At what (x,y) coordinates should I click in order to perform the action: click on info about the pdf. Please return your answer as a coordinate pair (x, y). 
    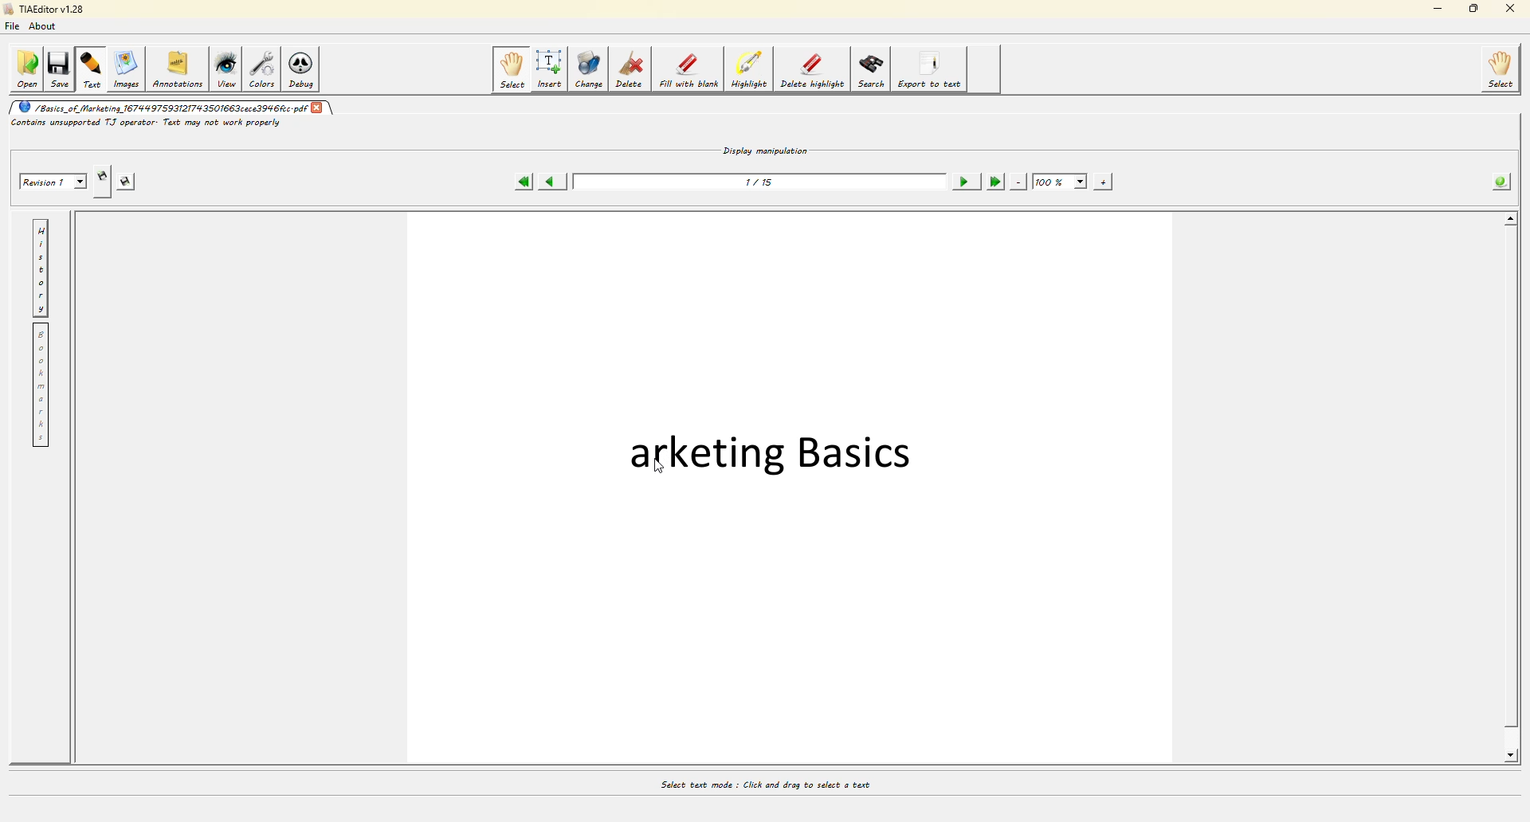
    Looking at the image, I should click on (1503, 178).